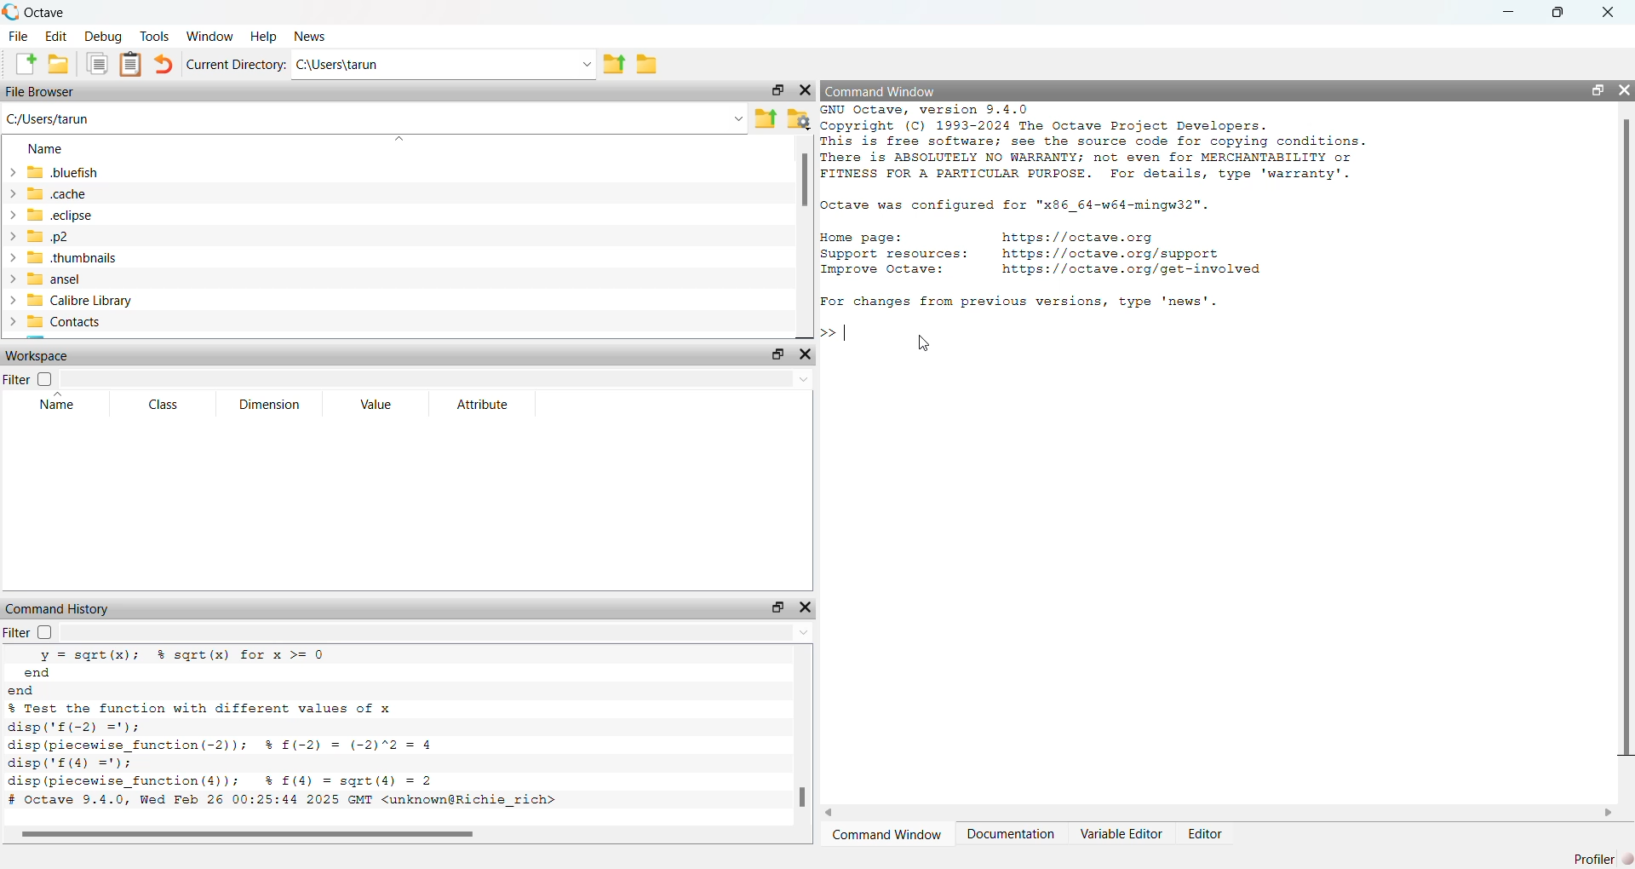 The width and height of the screenshot is (1635, 869). Describe the element at coordinates (61, 322) in the screenshot. I see `Contacts` at that location.